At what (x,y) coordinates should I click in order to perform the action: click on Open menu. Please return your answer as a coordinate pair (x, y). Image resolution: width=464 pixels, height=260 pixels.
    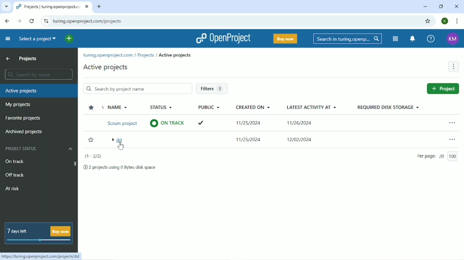
    Looking at the image, I should click on (452, 140).